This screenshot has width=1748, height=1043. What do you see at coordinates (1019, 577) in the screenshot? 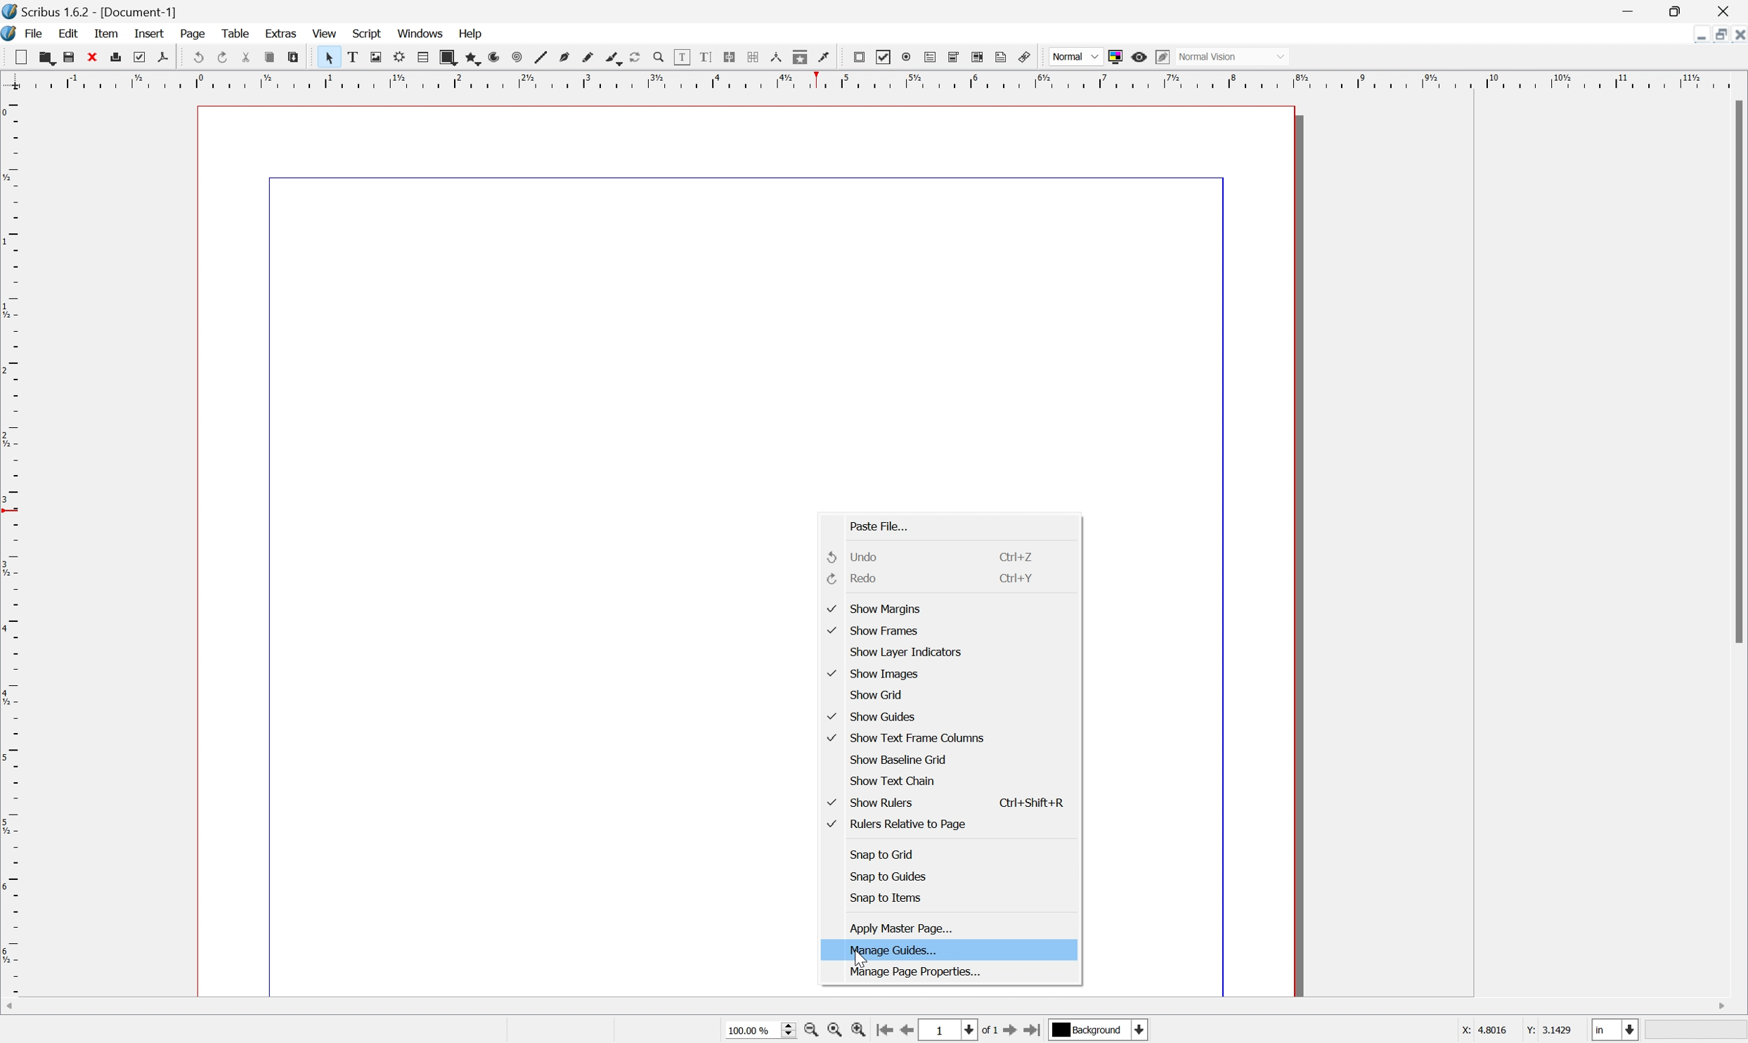
I see `ctrl+y` at bounding box center [1019, 577].